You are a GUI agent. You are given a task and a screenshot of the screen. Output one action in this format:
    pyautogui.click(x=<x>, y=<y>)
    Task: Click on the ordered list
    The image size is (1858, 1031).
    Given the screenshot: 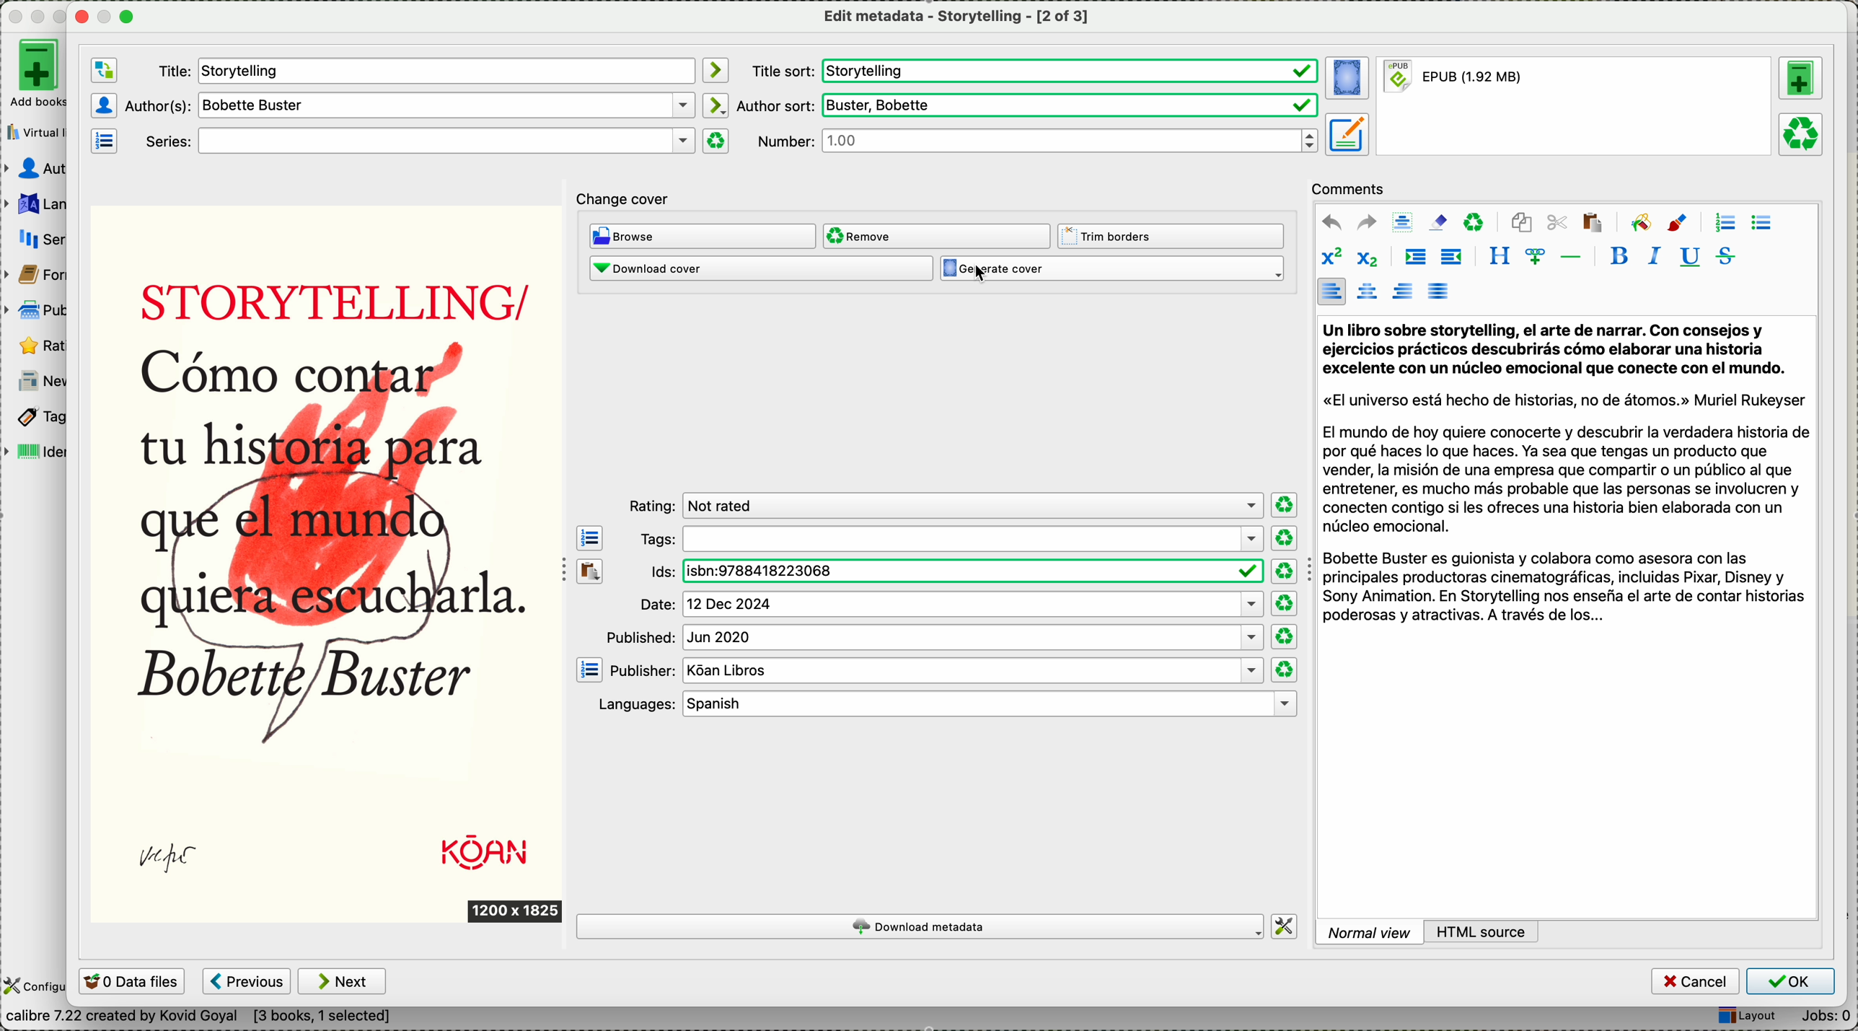 What is the action you would take?
    pyautogui.click(x=1723, y=222)
    